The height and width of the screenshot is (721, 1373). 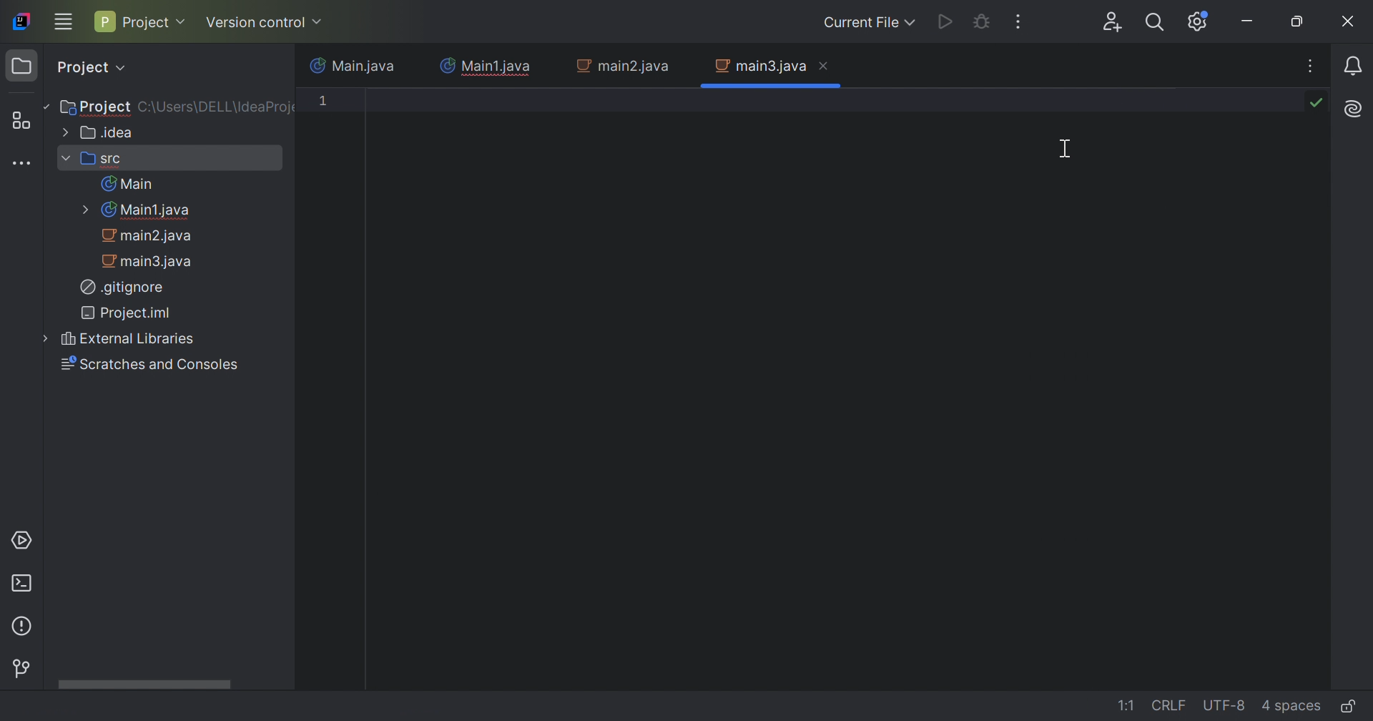 What do you see at coordinates (1352, 709) in the screenshot?
I see `Make file read-only` at bounding box center [1352, 709].